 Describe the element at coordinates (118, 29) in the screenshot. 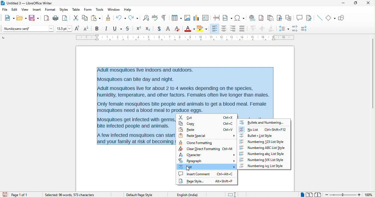

I see `underline` at that location.